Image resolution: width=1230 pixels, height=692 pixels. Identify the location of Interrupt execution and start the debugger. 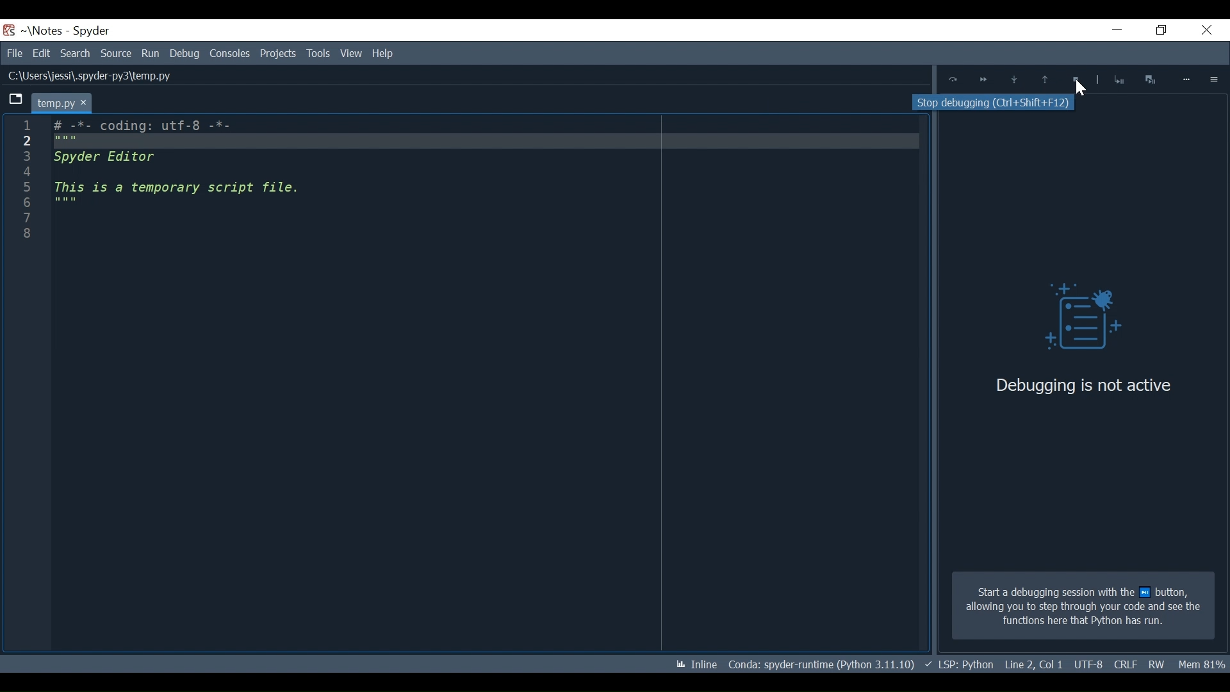
(1152, 79).